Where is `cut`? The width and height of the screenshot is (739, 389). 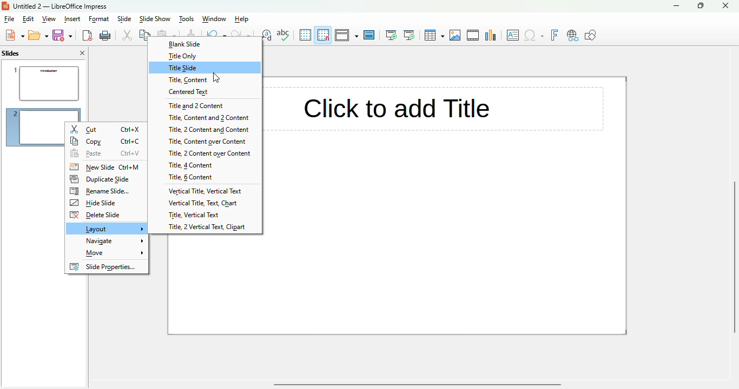 cut is located at coordinates (127, 35).